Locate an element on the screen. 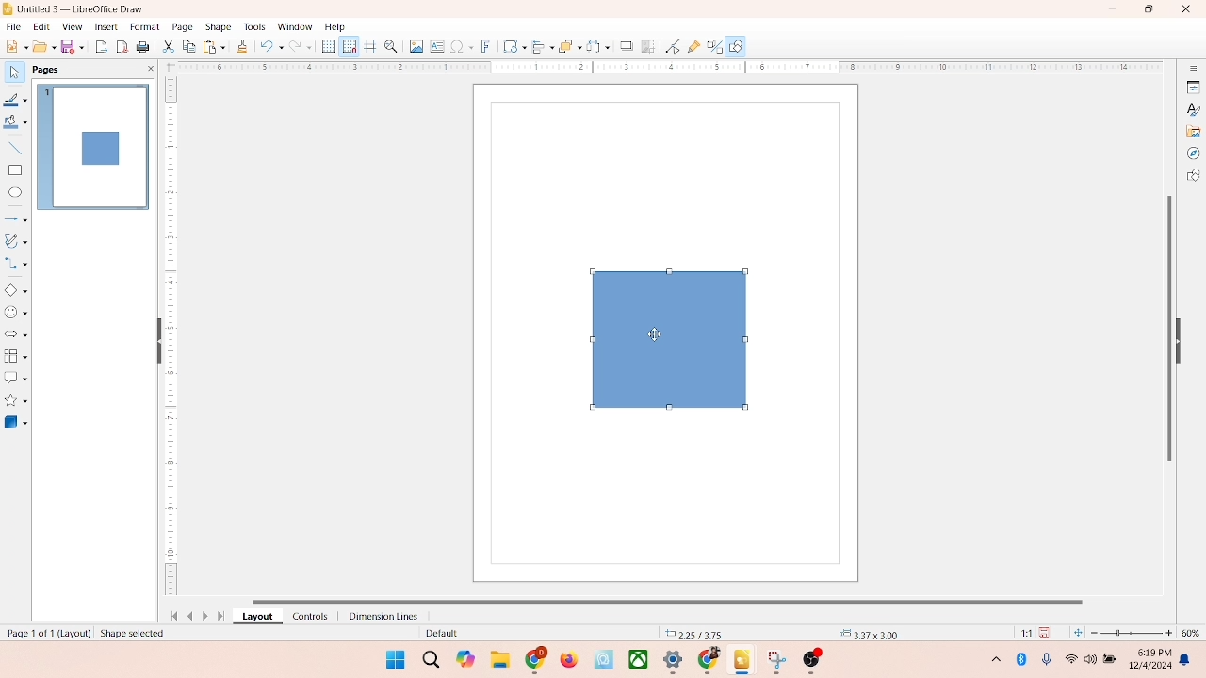 The height and width of the screenshot is (678, 1206). hide is located at coordinates (1183, 338).